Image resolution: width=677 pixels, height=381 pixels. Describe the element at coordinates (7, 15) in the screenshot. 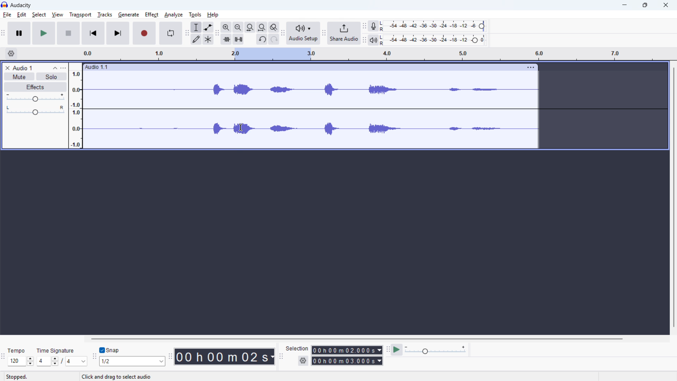

I see `File` at that location.